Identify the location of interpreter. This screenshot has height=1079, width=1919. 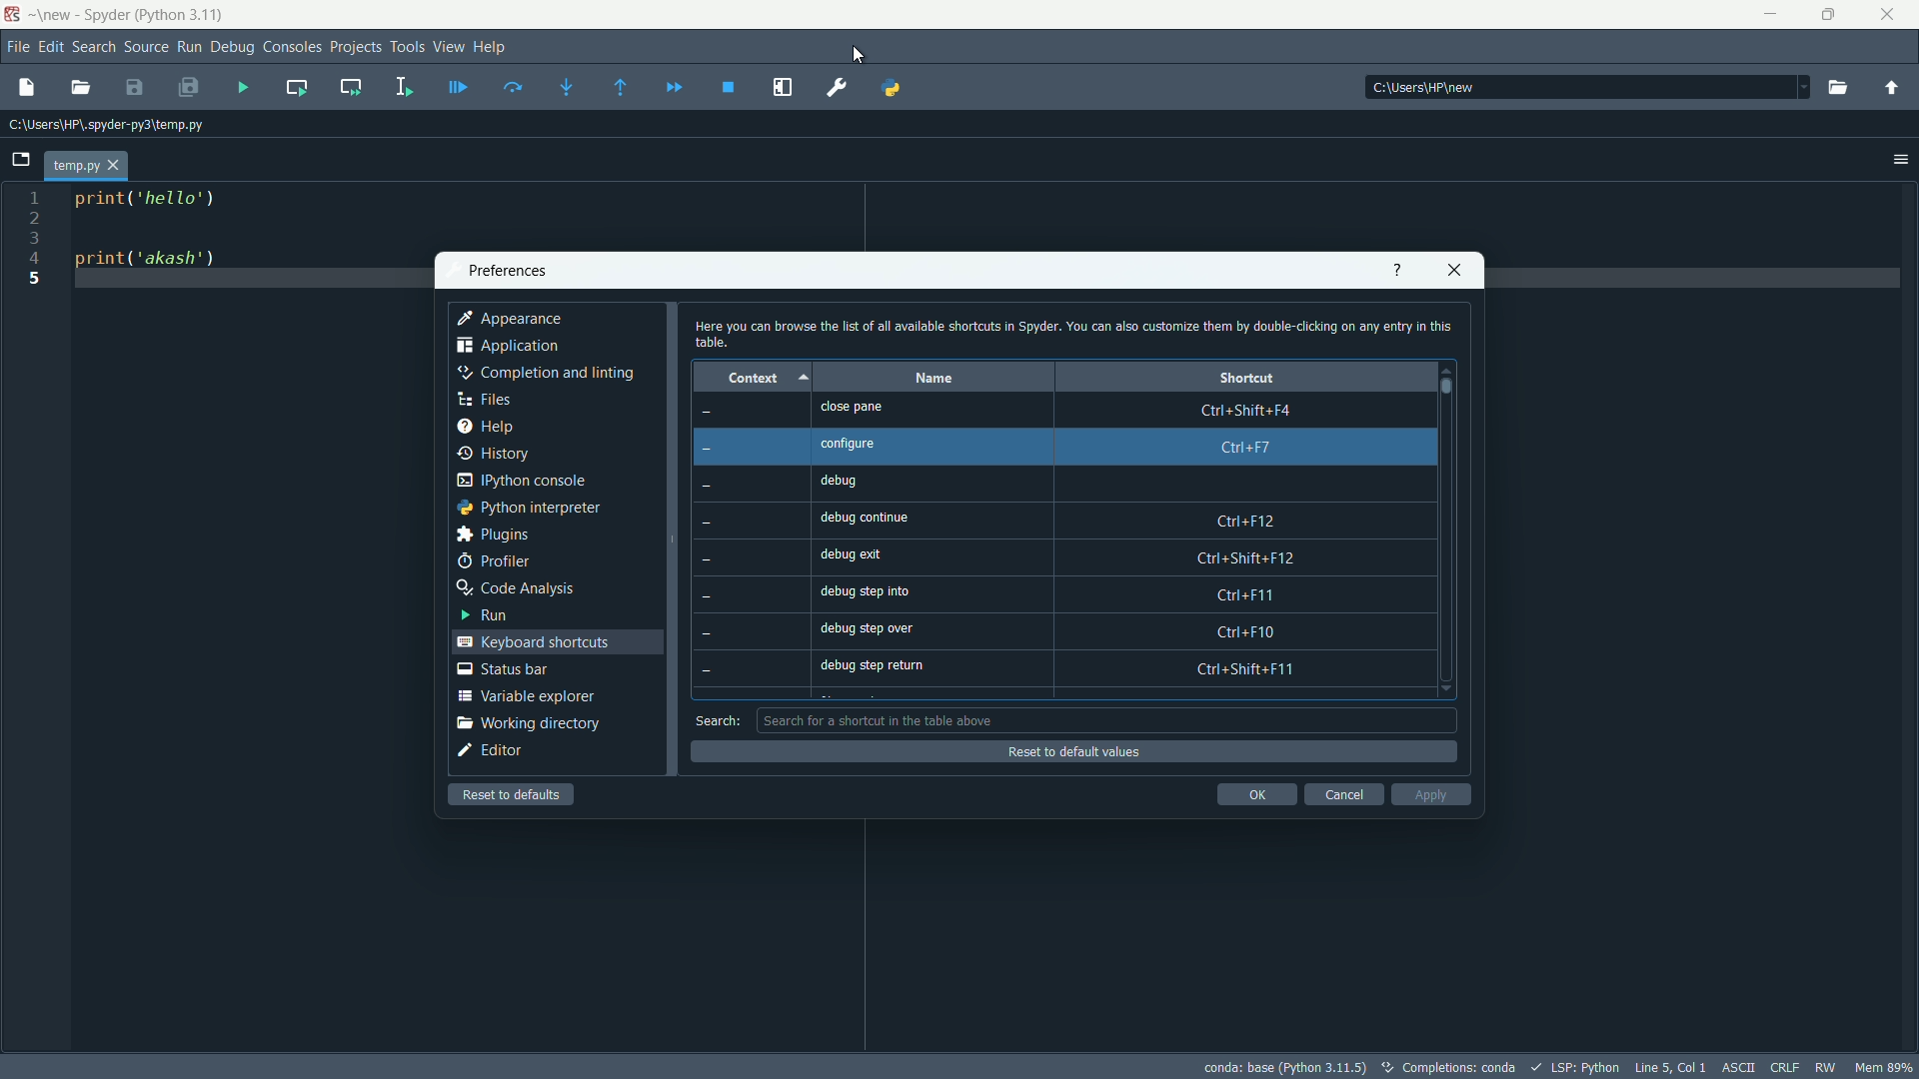
(1284, 1067).